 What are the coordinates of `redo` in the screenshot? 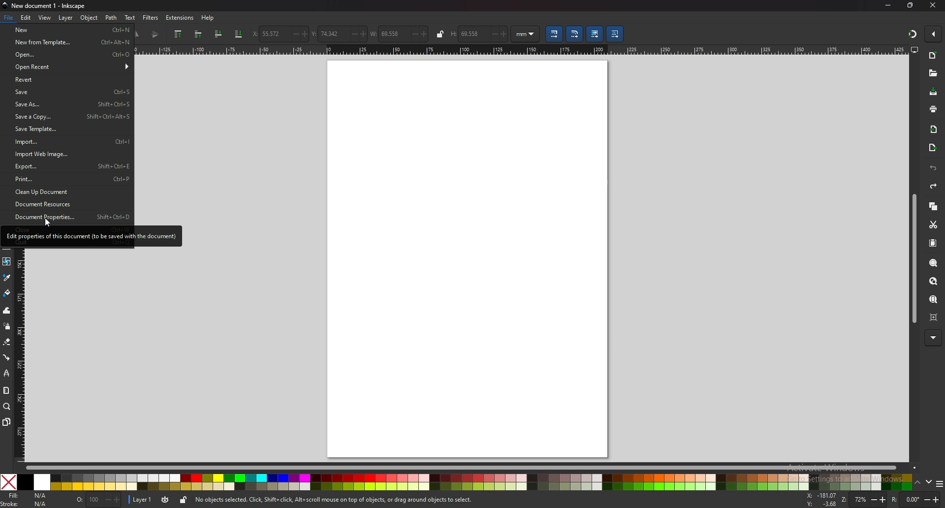 It's located at (934, 186).